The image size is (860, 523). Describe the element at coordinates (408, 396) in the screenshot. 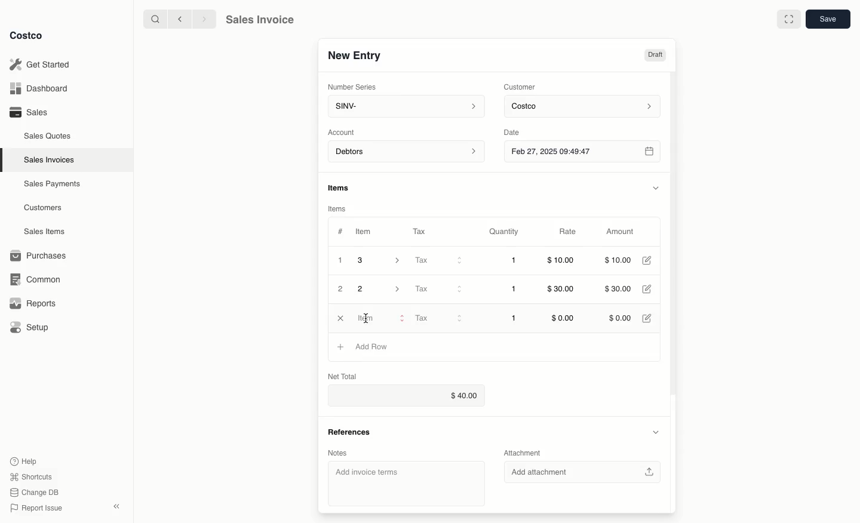

I see `$40.00` at that location.